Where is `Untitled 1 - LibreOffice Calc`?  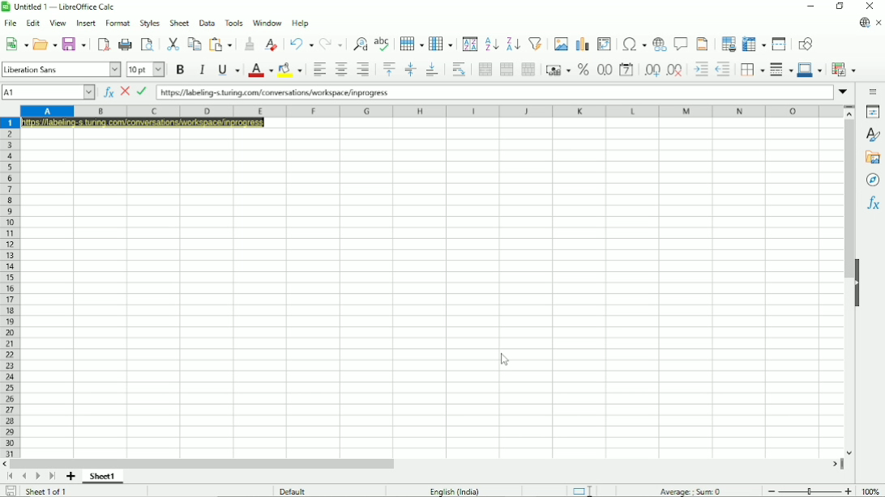
Untitled 1 - LibreOffice Calc is located at coordinates (62, 7).